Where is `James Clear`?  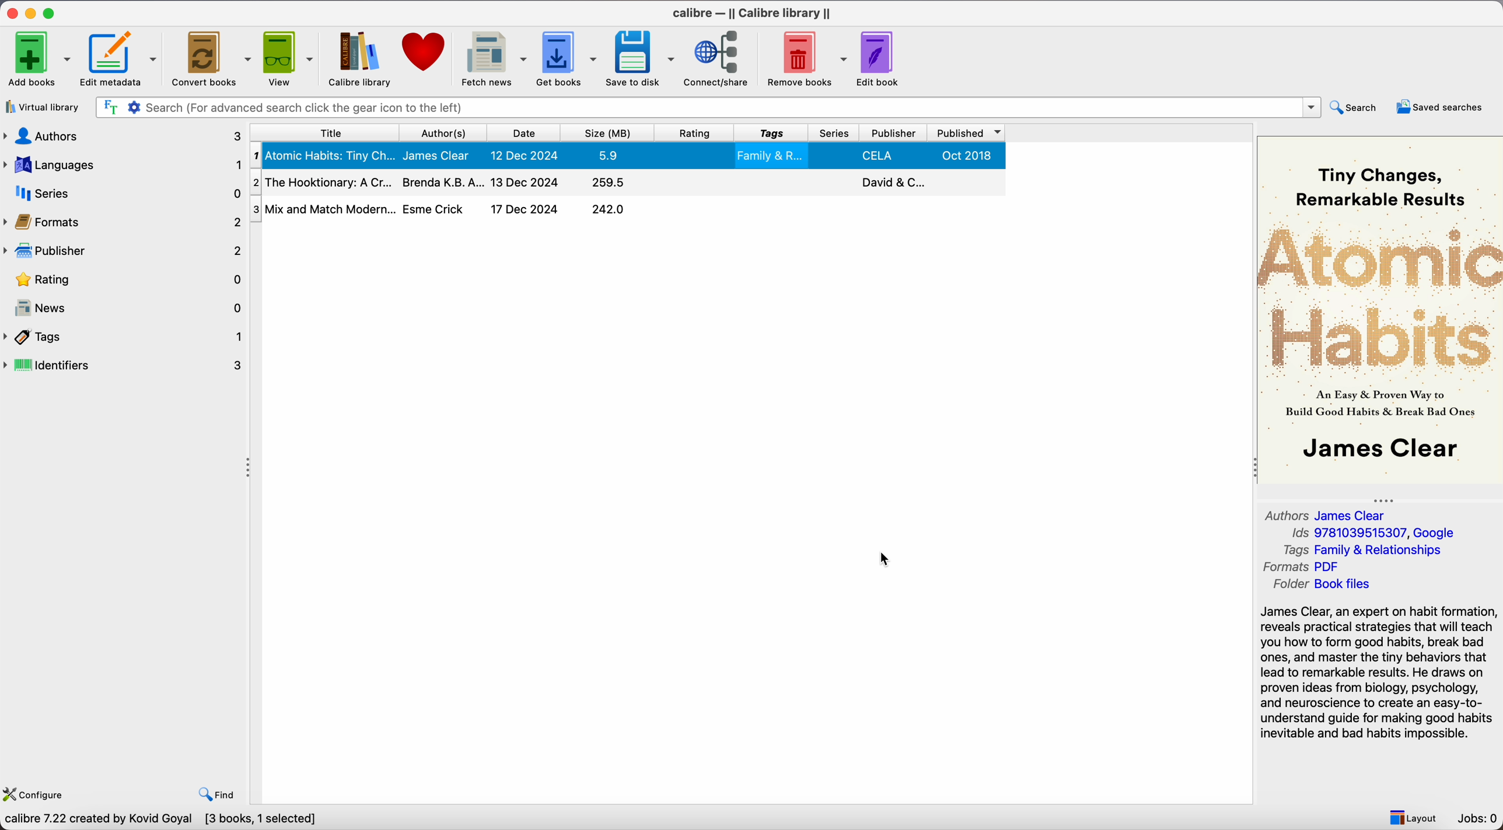 James Clear is located at coordinates (438, 156).